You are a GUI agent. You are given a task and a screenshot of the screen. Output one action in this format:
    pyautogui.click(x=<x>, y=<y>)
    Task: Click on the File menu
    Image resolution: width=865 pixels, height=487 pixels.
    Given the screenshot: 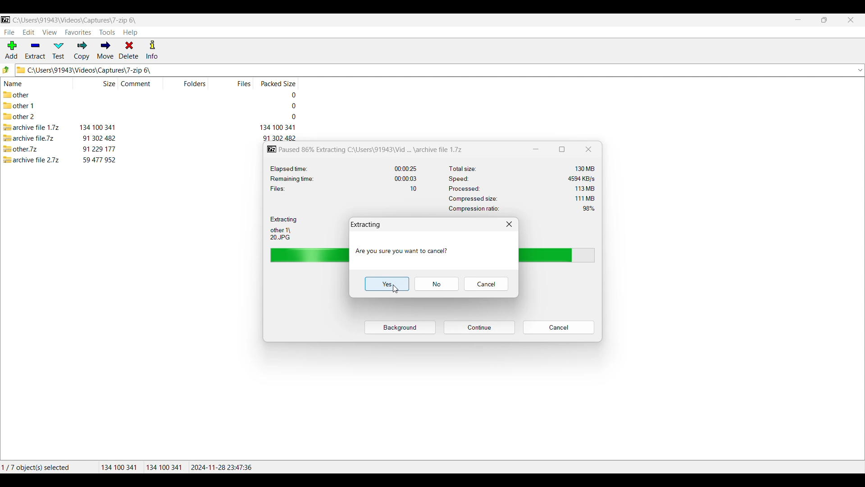 What is the action you would take?
    pyautogui.click(x=9, y=32)
    